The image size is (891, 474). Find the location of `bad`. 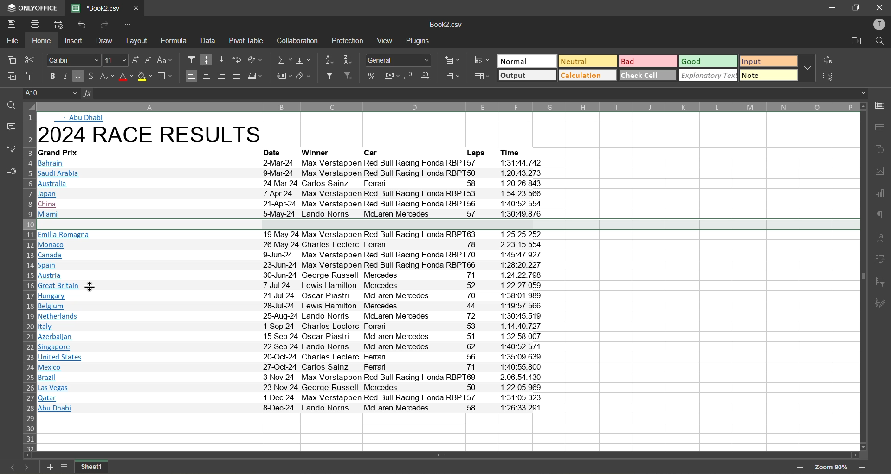

bad is located at coordinates (648, 62).